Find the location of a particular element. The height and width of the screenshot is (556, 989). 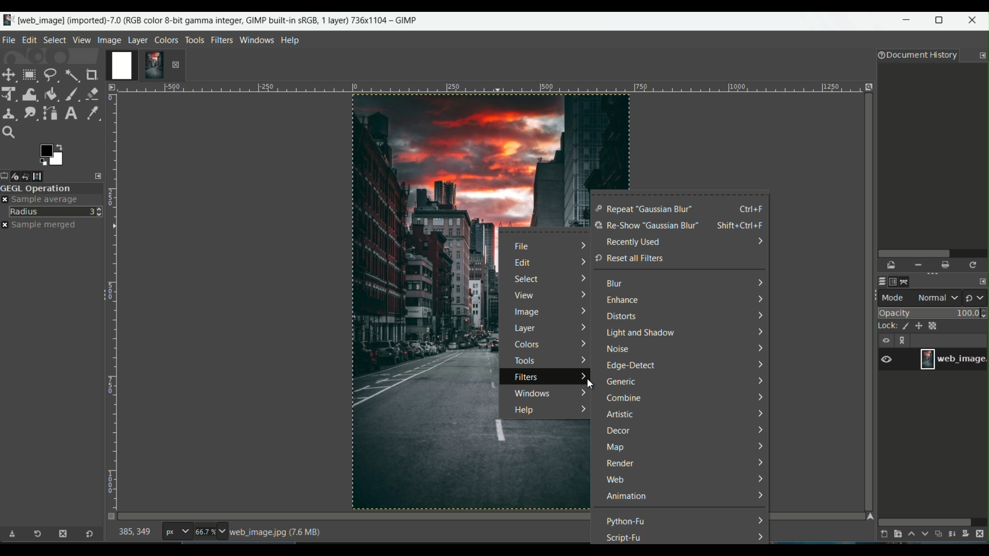

keyboard shortcut is located at coordinates (752, 208).